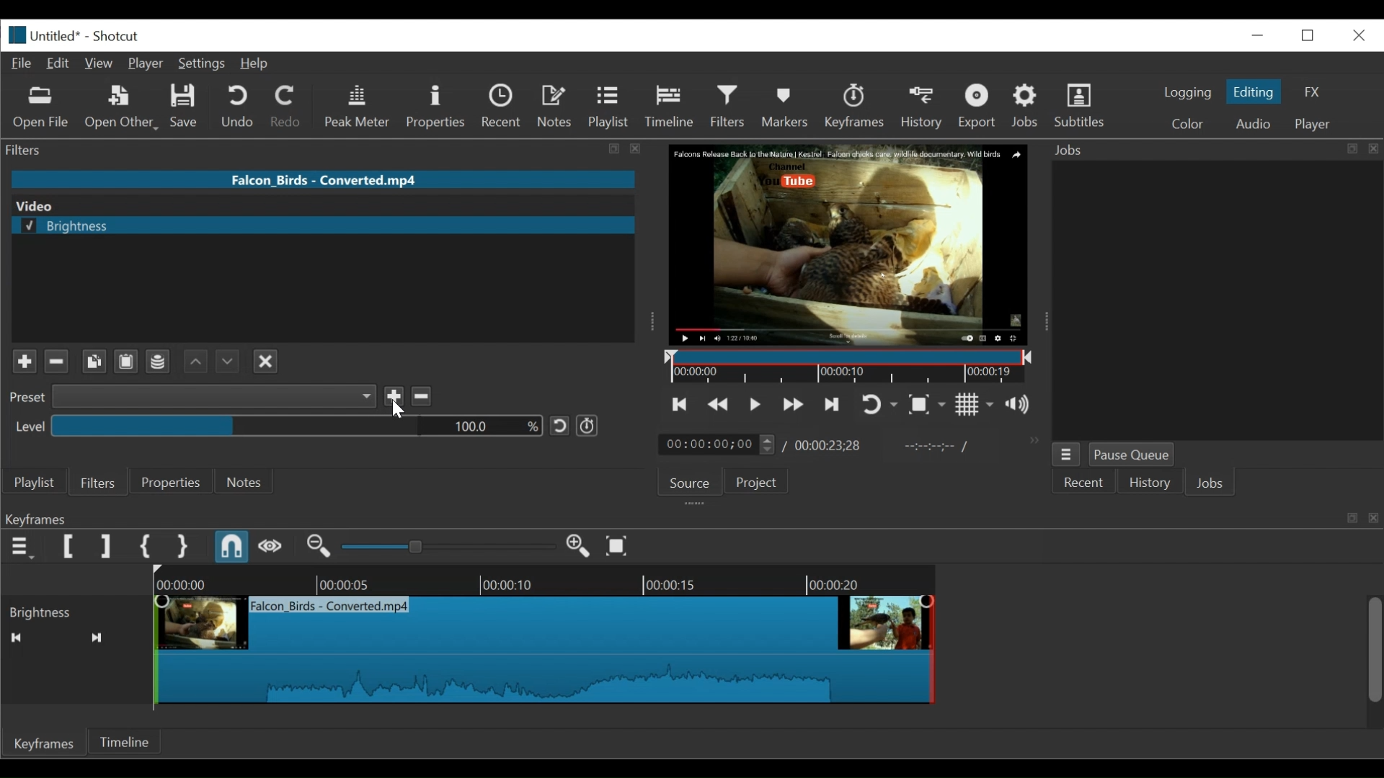  What do you see at coordinates (224, 359) in the screenshot?
I see `Forward` at bounding box center [224, 359].